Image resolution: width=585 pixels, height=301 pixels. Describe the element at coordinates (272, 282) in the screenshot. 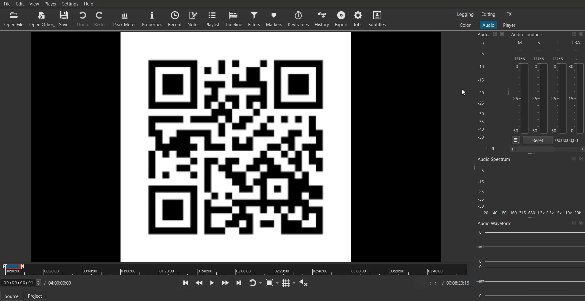

I see `Toggle Zoom` at that location.